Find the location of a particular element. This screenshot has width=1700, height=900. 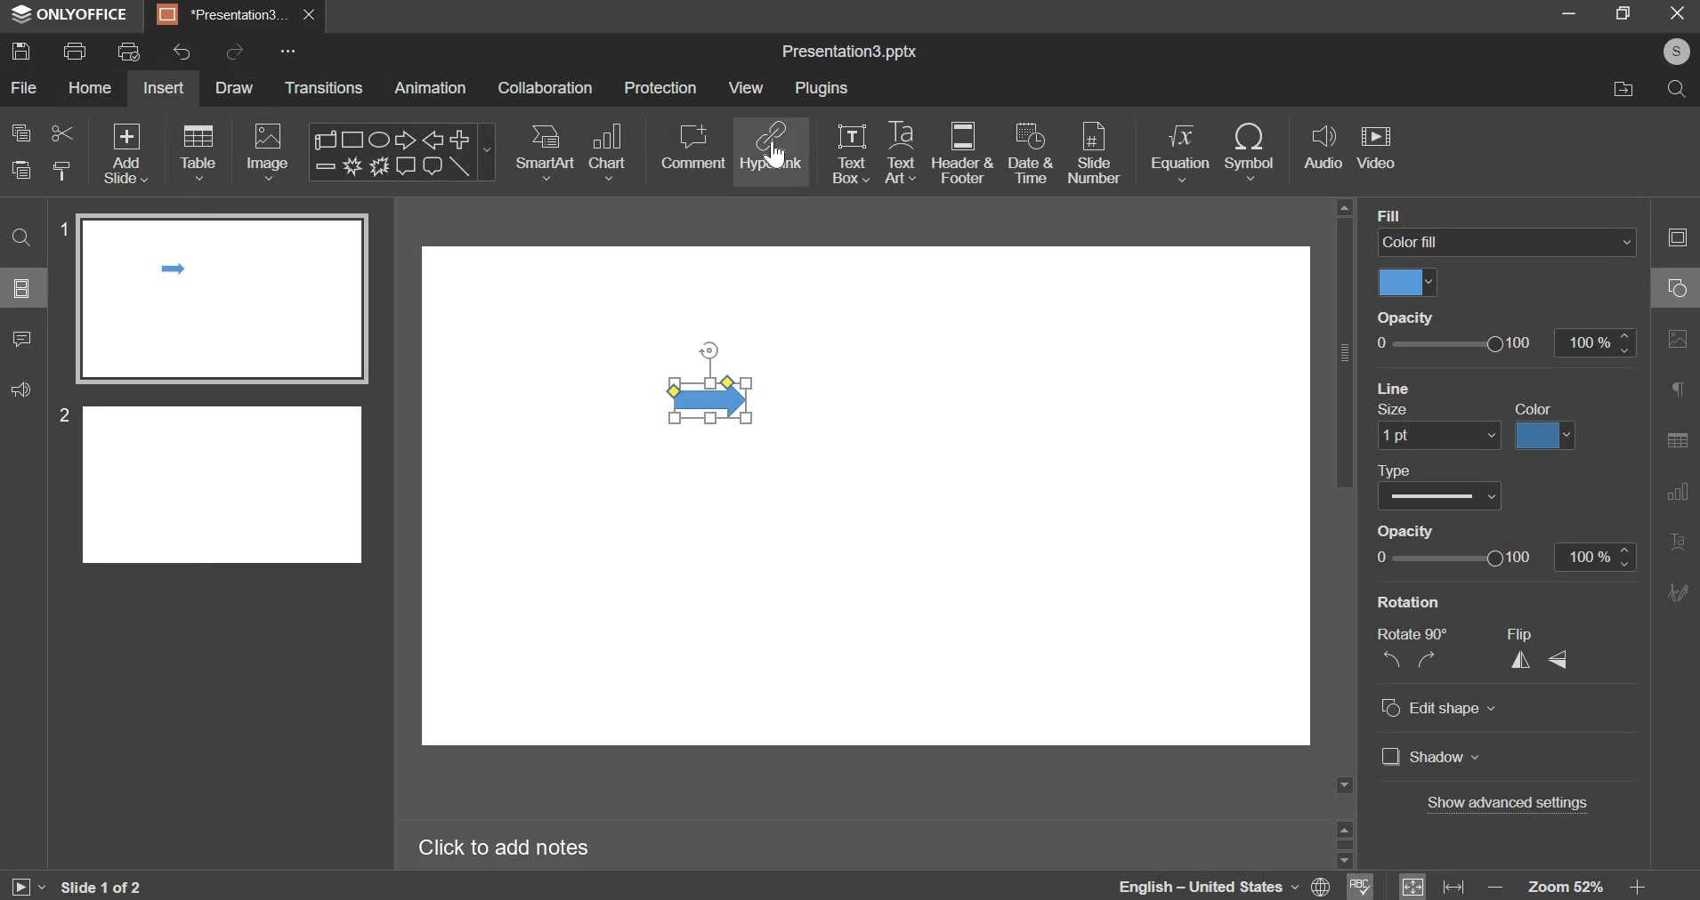

redo is located at coordinates (237, 50).